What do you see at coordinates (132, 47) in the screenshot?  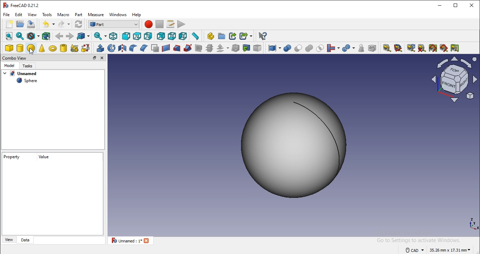 I see `fillet` at bounding box center [132, 47].